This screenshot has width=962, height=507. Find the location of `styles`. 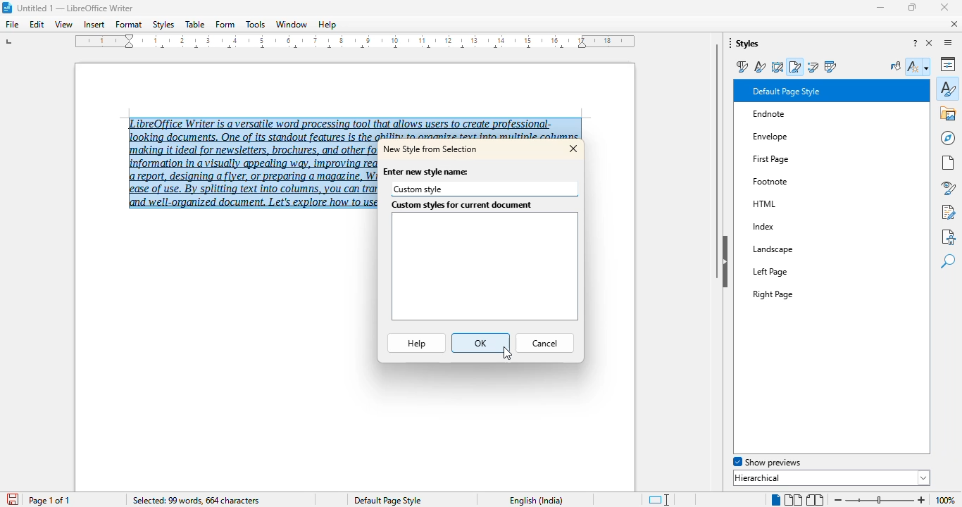

styles is located at coordinates (948, 88).